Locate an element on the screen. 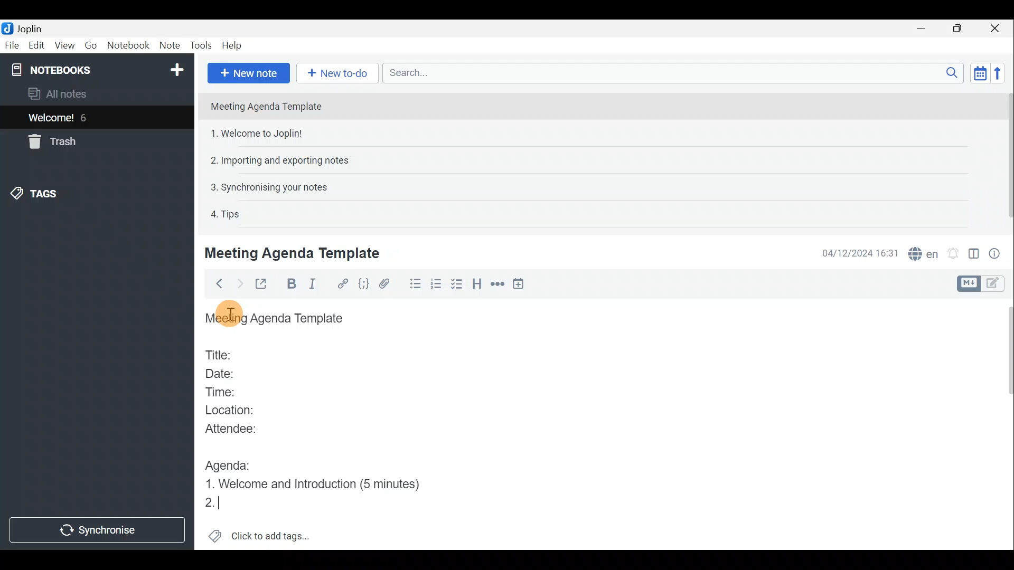 This screenshot has height=570, width=1014. File is located at coordinates (12, 44).